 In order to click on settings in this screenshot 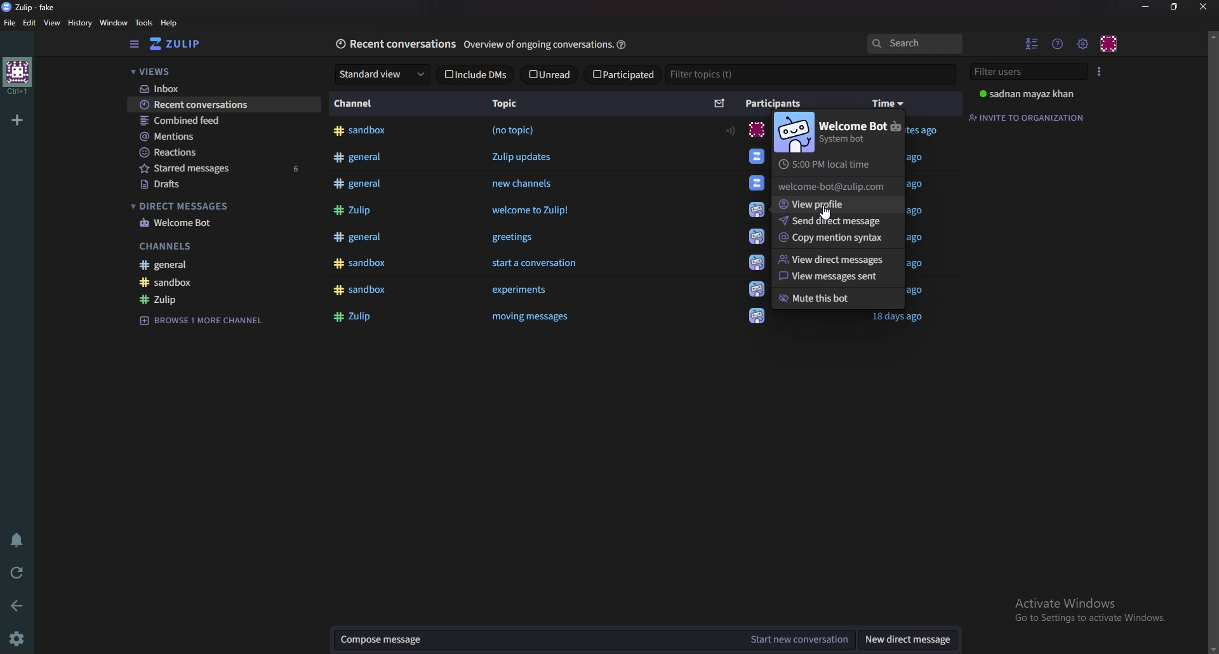, I will do `click(22, 637)`.